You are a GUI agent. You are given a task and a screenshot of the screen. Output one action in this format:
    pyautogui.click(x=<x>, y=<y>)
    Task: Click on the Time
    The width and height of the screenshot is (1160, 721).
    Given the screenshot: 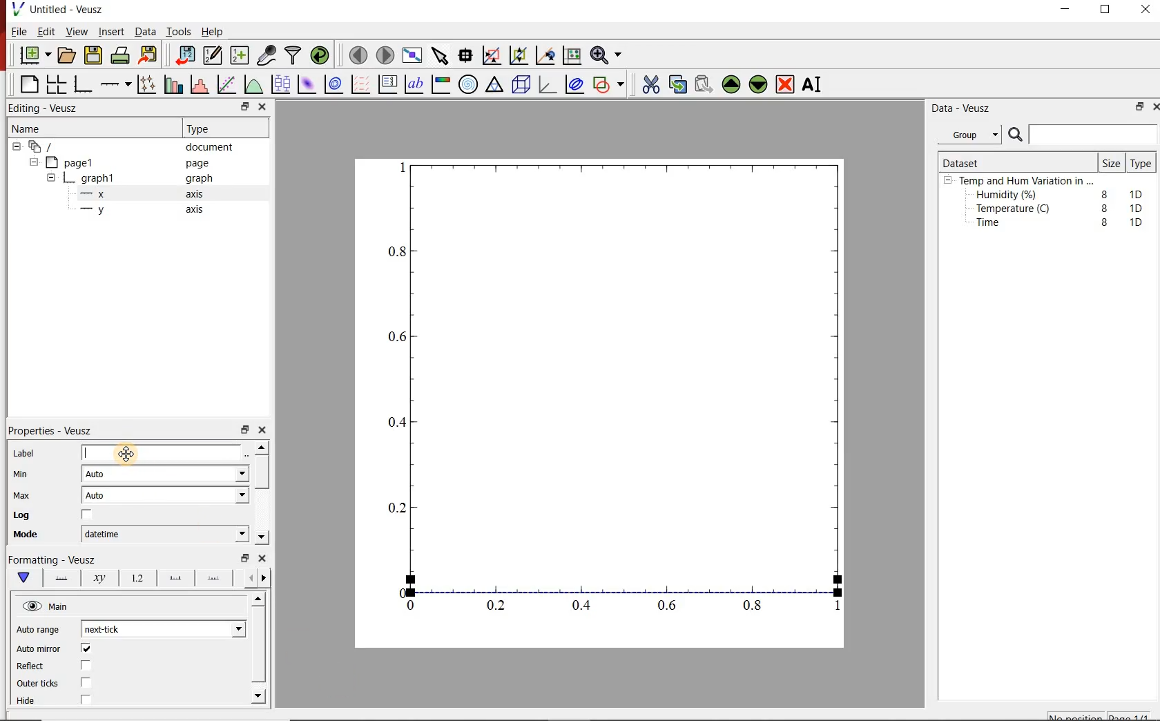 What is the action you would take?
    pyautogui.click(x=996, y=226)
    